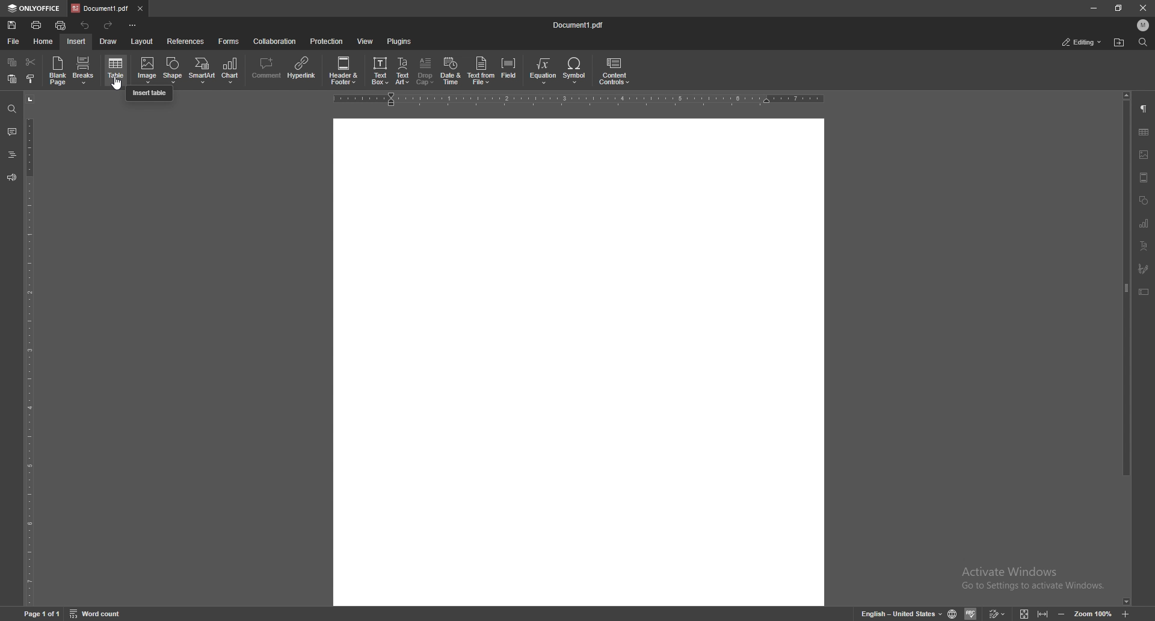 The height and width of the screenshot is (621, 1155). What do you see at coordinates (100, 8) in the screenshot?
I see `tab` at bounding box center [100, 8].